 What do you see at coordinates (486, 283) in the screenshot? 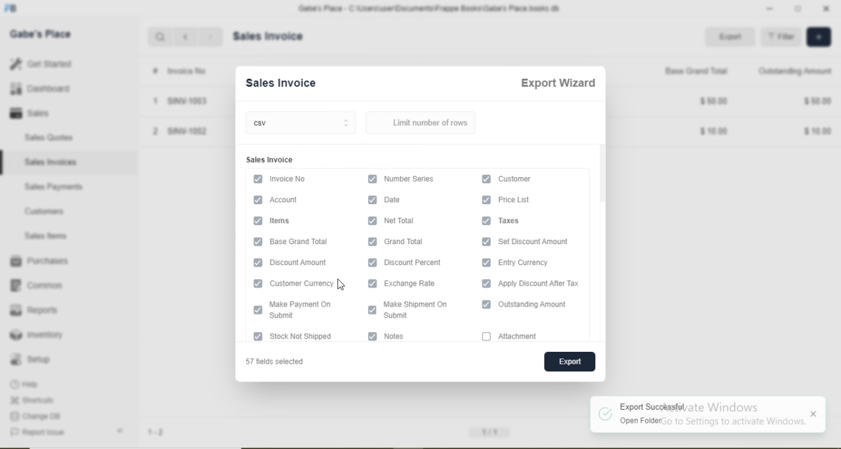
I see `checkbox` at bounding box center [486, 283].